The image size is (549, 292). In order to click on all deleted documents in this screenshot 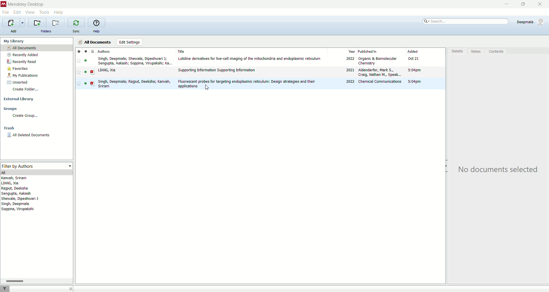, I will do `click(29, 135)`.